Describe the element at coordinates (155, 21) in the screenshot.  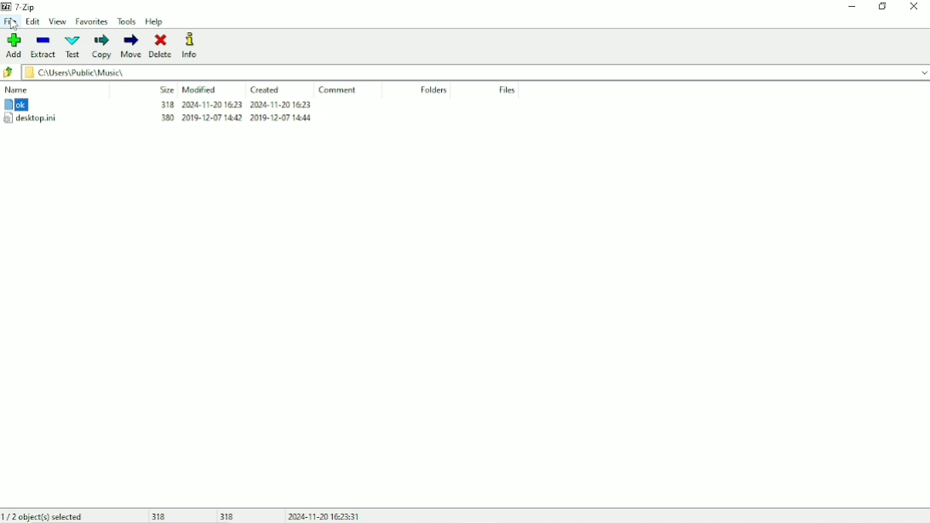
I see `Help` at that location.